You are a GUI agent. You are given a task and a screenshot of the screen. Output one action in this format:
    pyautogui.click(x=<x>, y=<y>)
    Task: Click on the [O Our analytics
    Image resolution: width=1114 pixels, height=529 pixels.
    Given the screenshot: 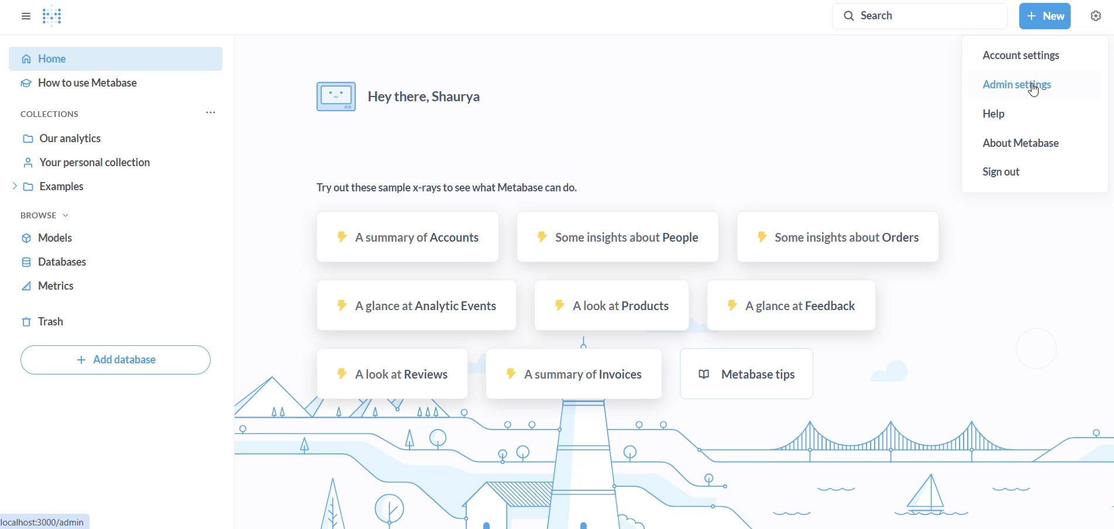 What is the action you would take?
    pyautogui.click(x=61, y=137)
    